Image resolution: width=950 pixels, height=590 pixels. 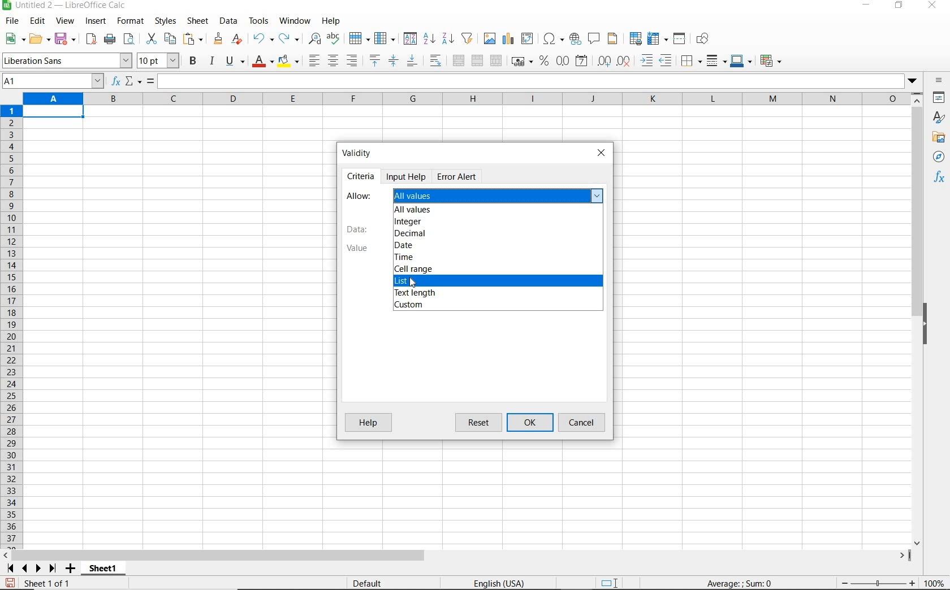 What do you see at coordinates (150, 82) in the screenshot?
I see `formula` at bounding box center [150, 82].